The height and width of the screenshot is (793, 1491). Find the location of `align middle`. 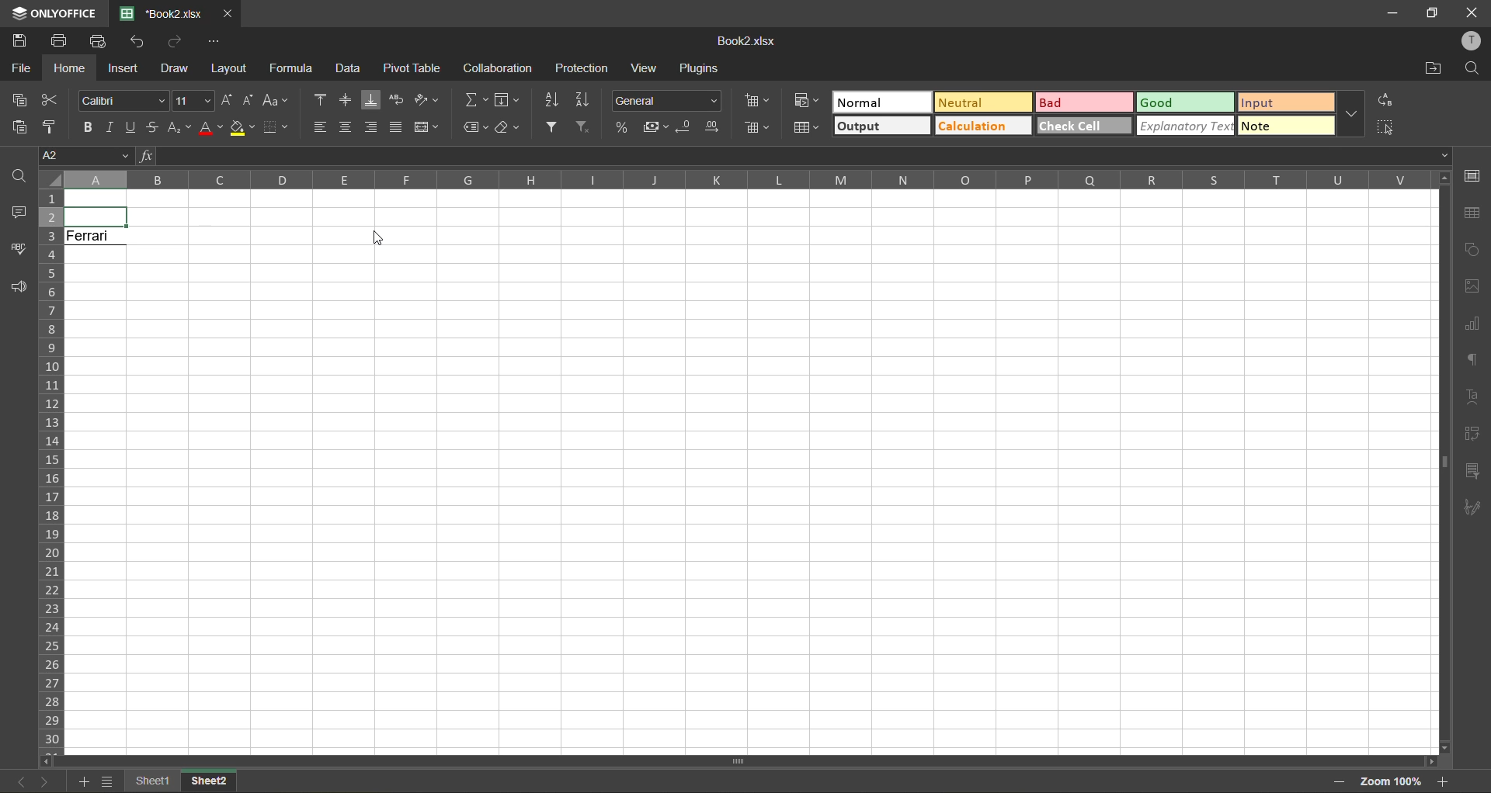

align middle is located at coordinates (346, 102).